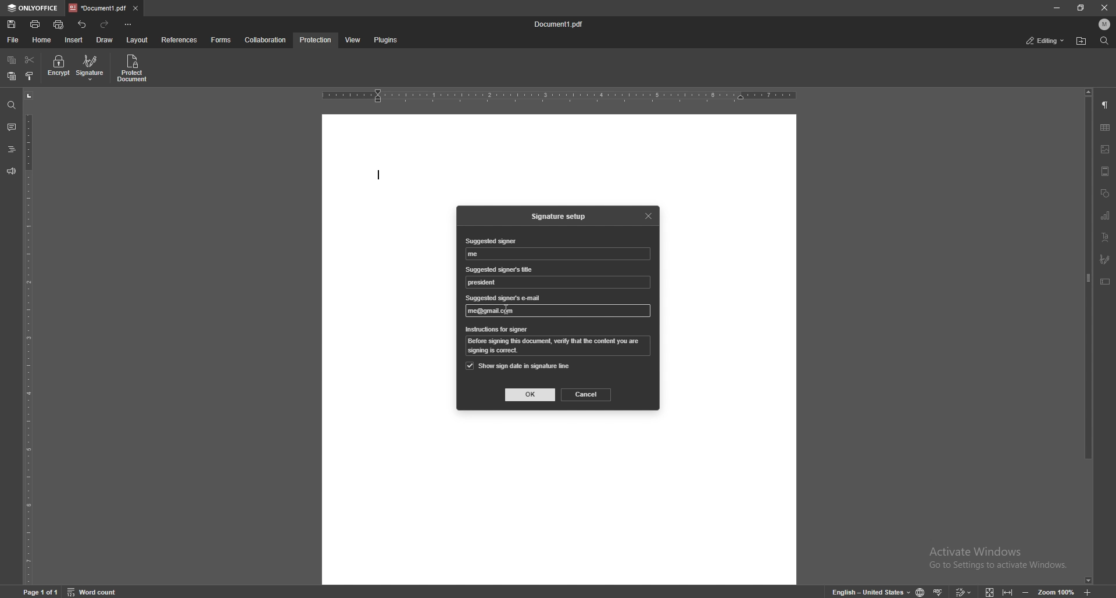 The width and height of the screenshot is (1116, 598). Describe the element at coordinates (222, 40) in the screenshot. I see `forms` at that location.